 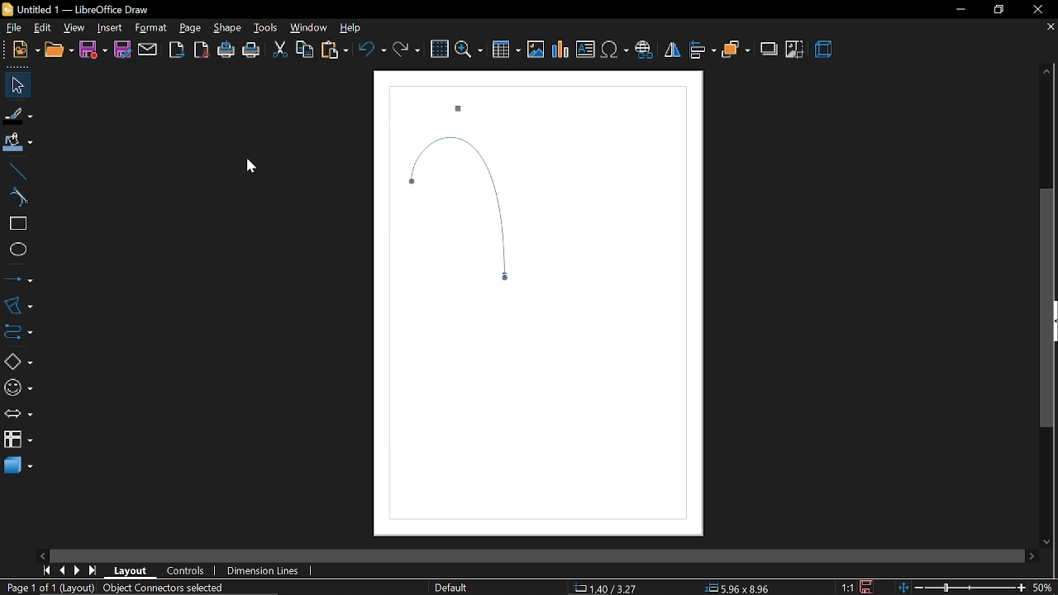 What do you see at coordinates (20, 51) in the screenshot?
I see `new` at bounding box center [20, 51].